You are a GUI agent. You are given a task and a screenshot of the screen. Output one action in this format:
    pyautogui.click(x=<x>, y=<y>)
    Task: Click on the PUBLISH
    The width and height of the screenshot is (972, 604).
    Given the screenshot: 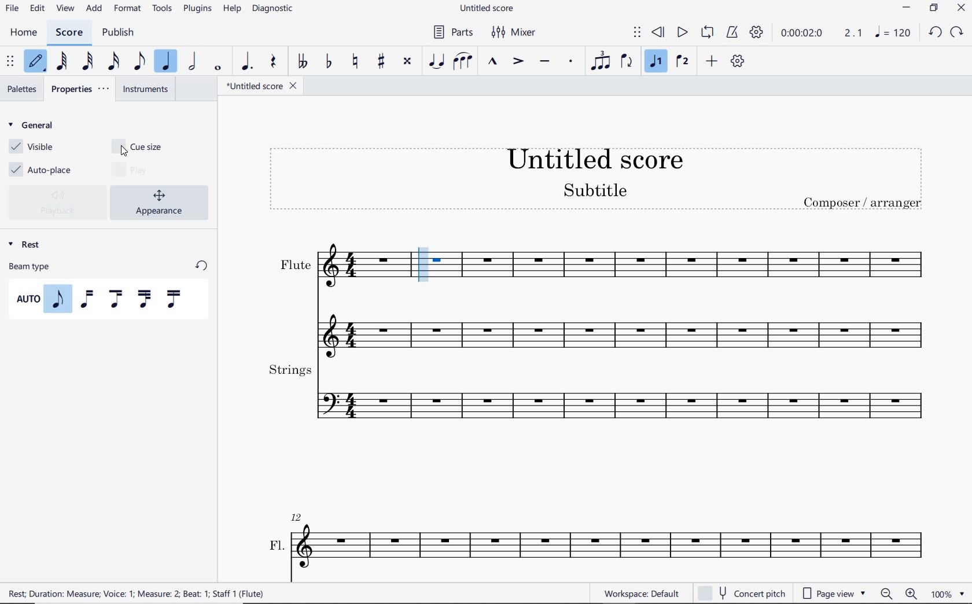 What is the action you would take?
    pyautogui.click(x=118, y=32)
    